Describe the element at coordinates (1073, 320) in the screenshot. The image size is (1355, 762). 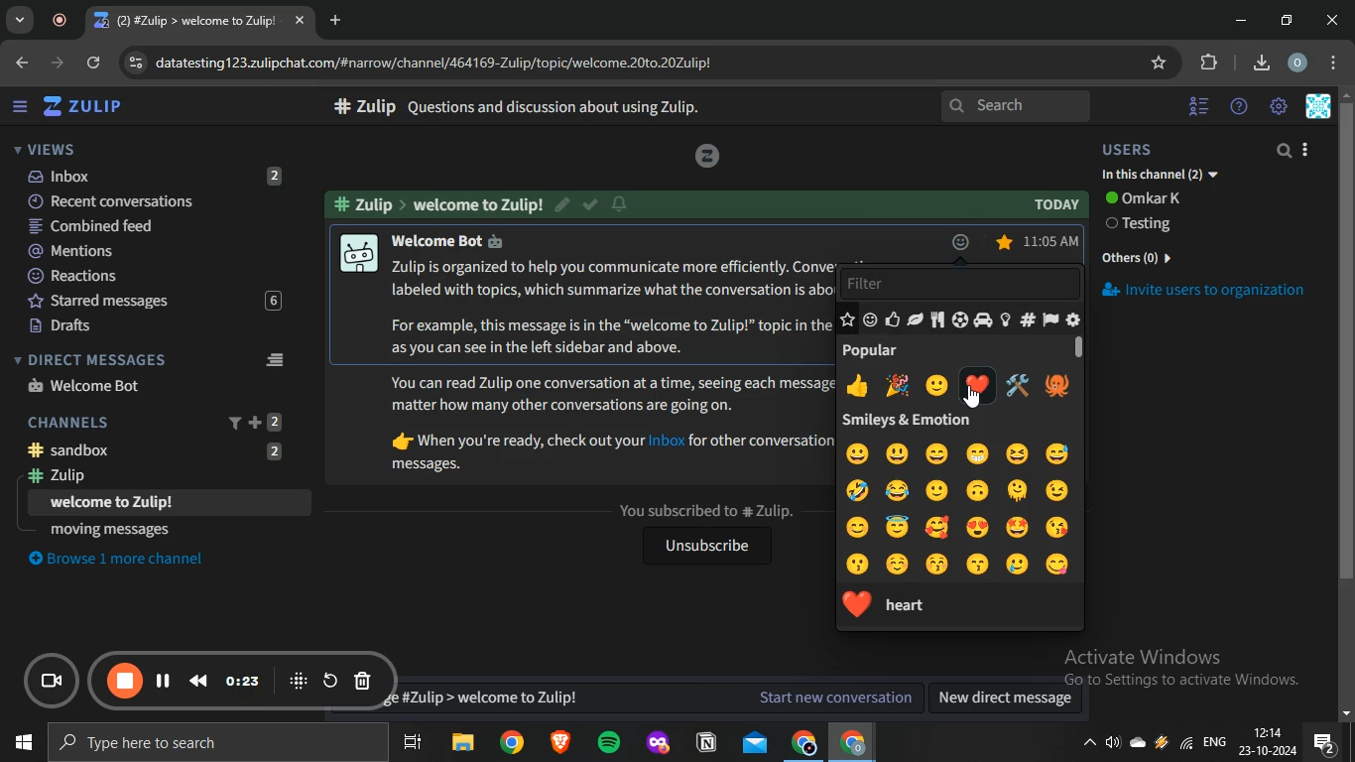
I see `custom` at that location.